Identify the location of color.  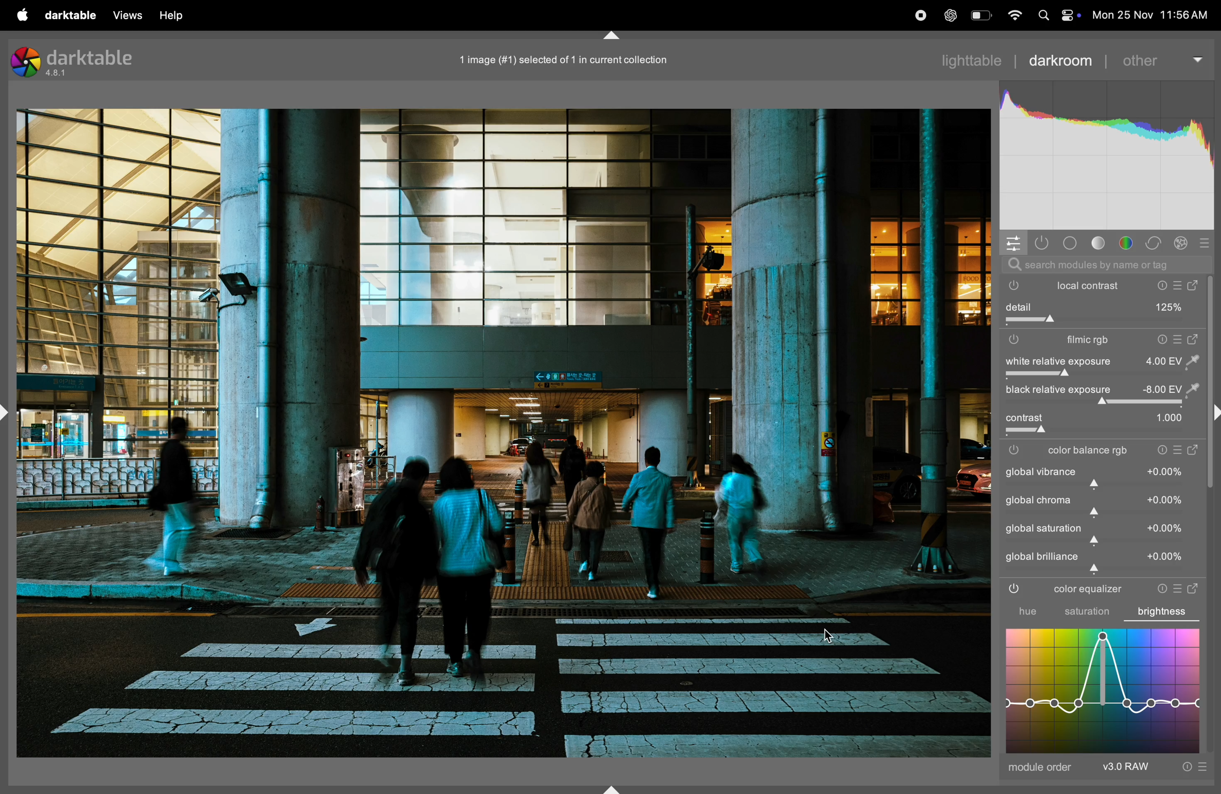
(1128, 243).